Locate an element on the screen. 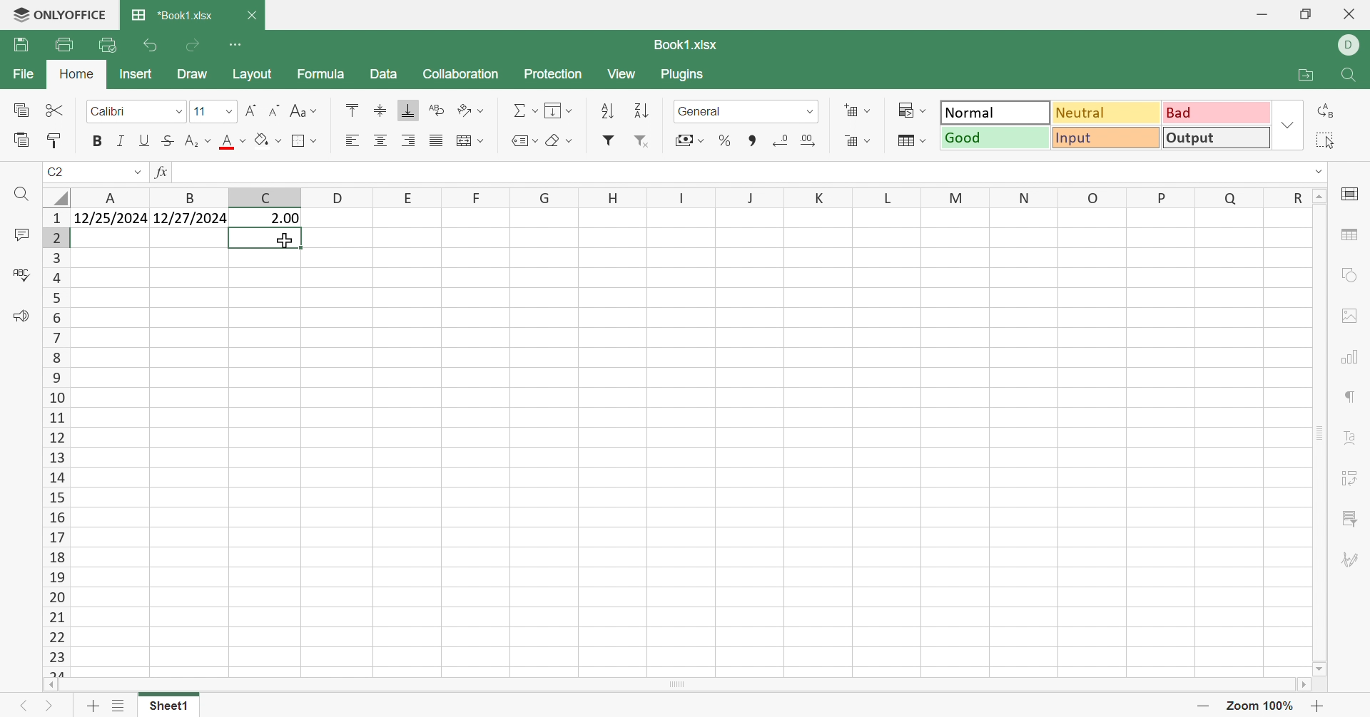  Paragraph settings is located at coordinates (1349, 401).